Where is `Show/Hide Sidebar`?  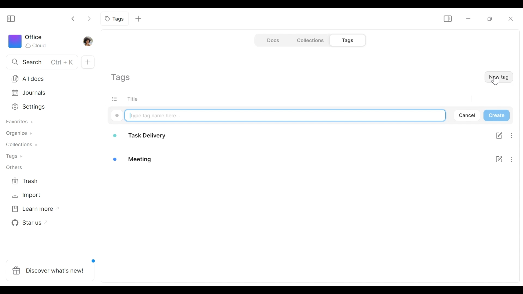
Show/Hide Sidebar is located at coordinates (13, 17).